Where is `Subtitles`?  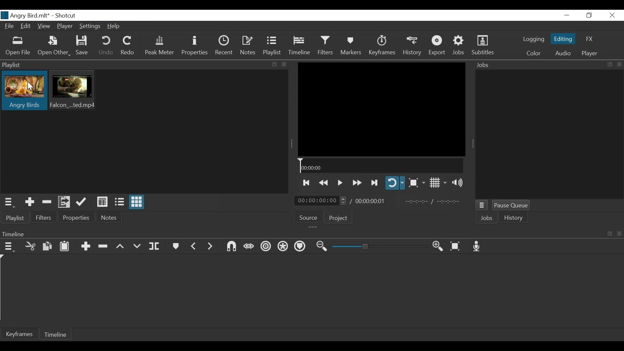 Subtitles is located at coordinates (483, 46).